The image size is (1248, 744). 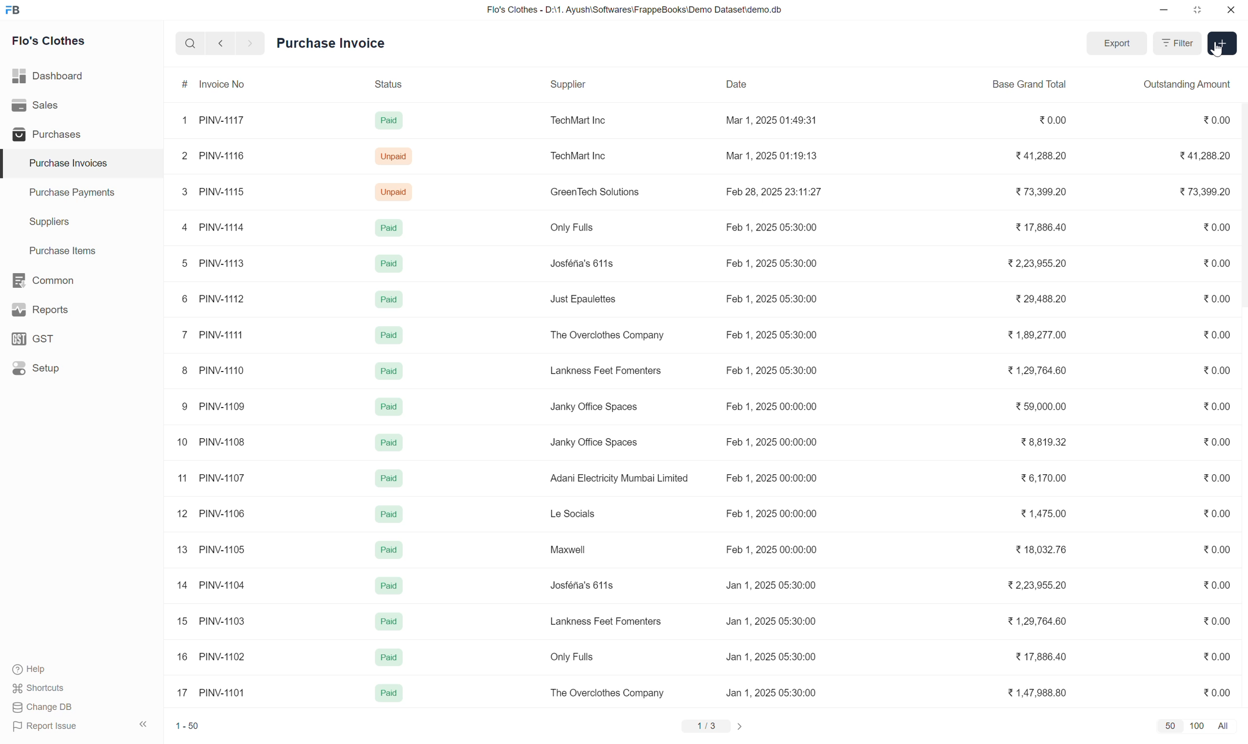 What do you see at coordinates (1204, 155) in the screenshot?
I see `41,288.20` at bounding box center [1204, 155].